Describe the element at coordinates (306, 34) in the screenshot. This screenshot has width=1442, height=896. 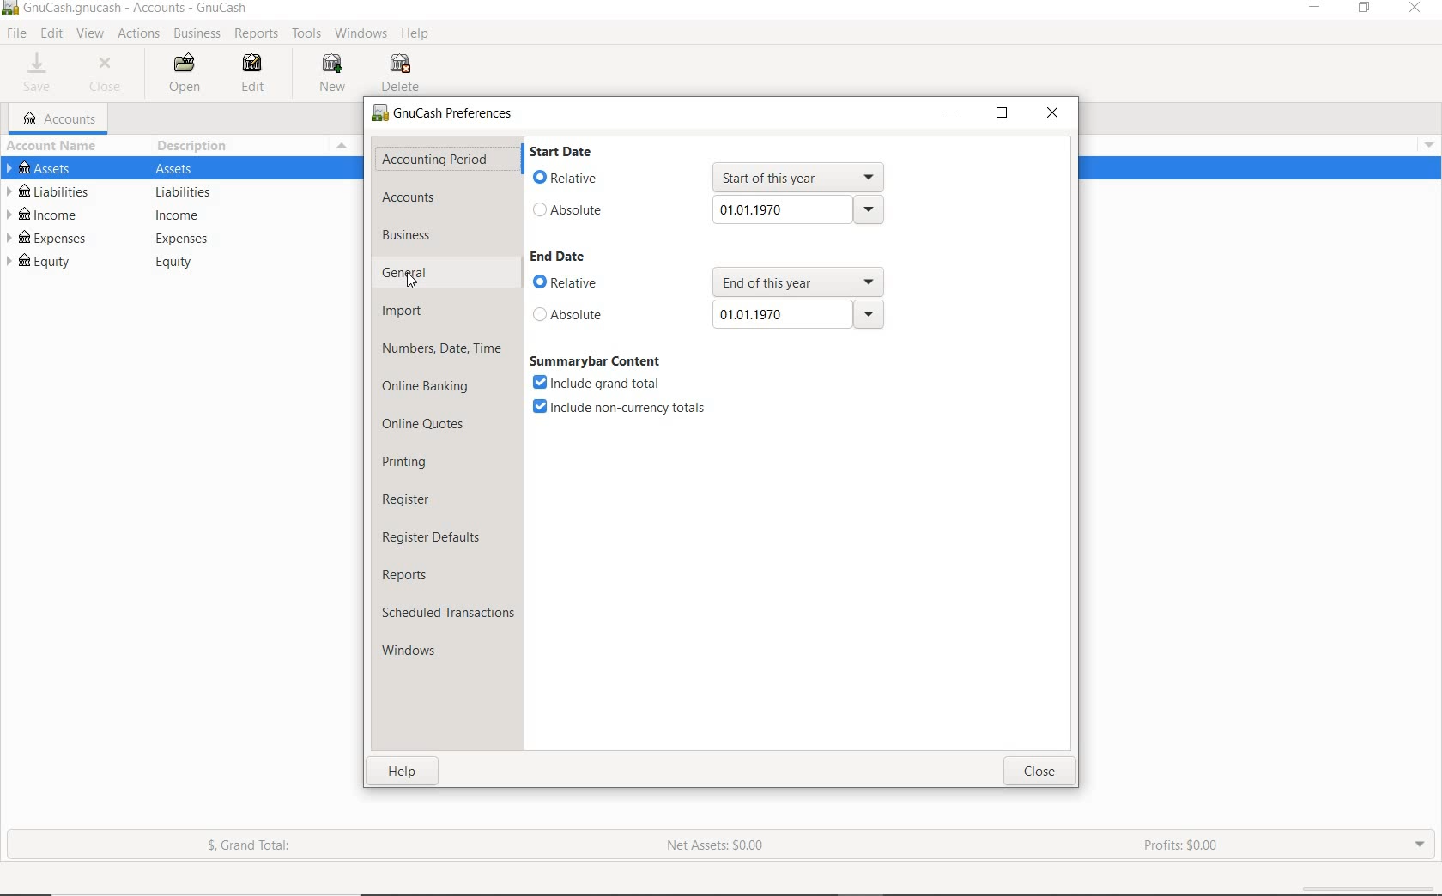
I see `TOOLS` at that location.